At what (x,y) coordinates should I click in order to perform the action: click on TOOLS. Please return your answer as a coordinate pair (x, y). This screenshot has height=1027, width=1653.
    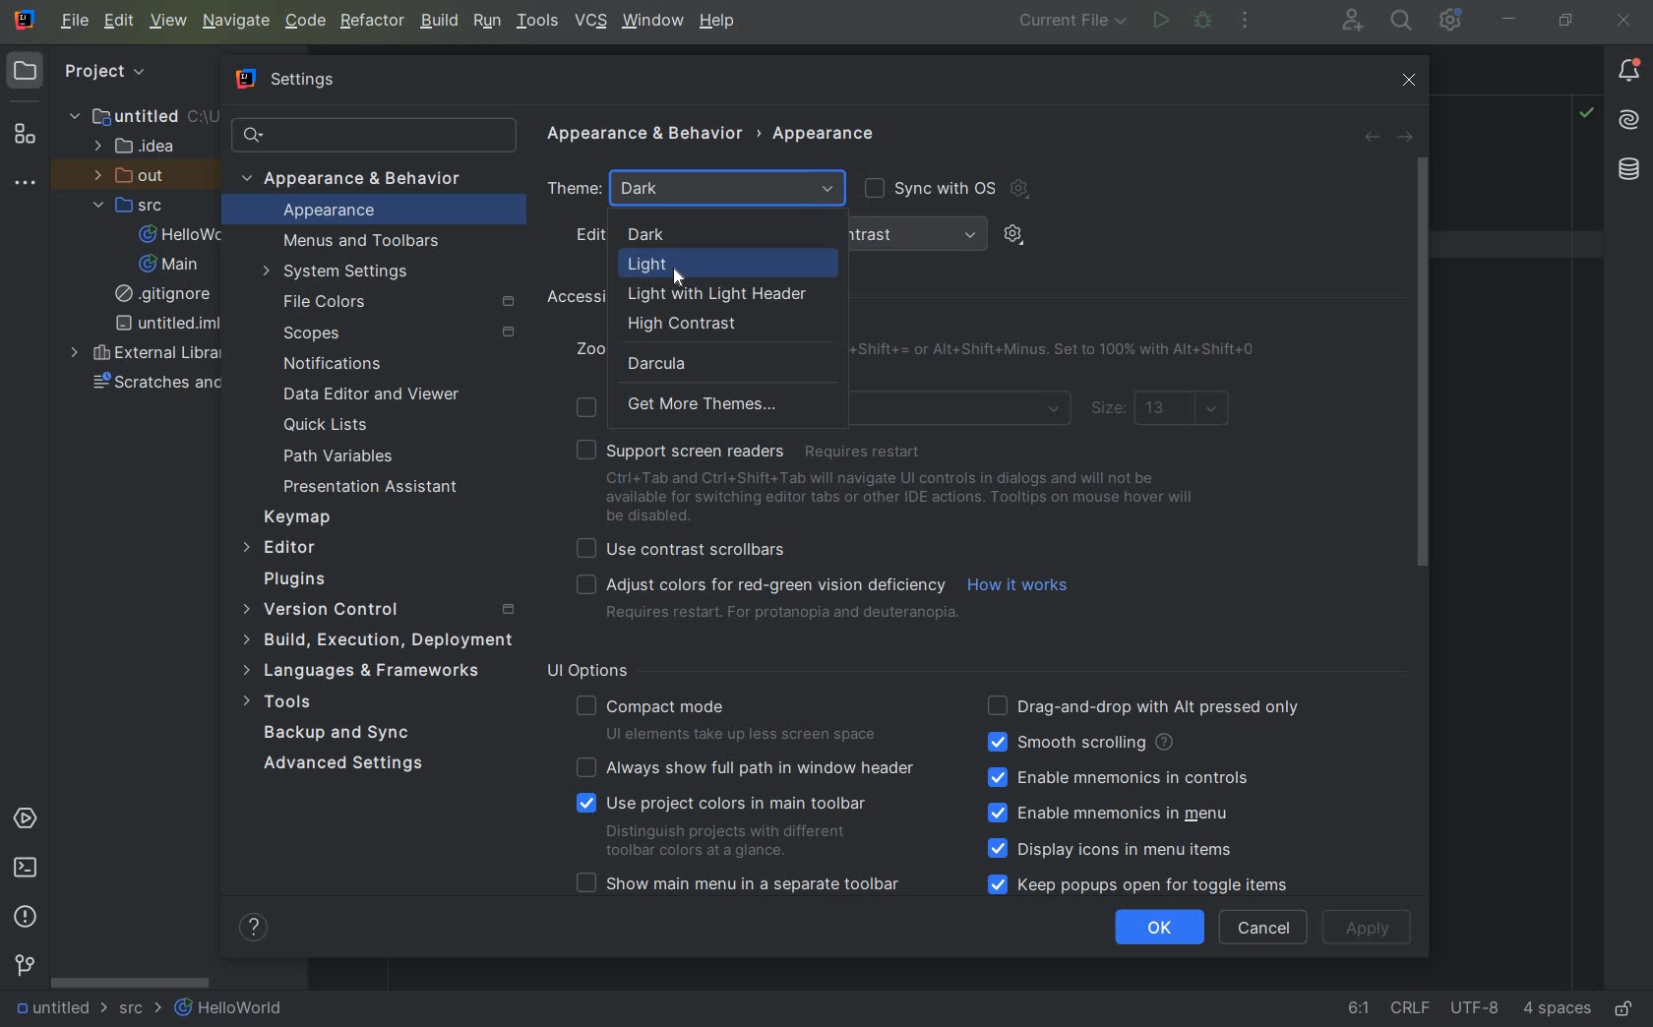
    Looking at the image, I should click on (537, 22).